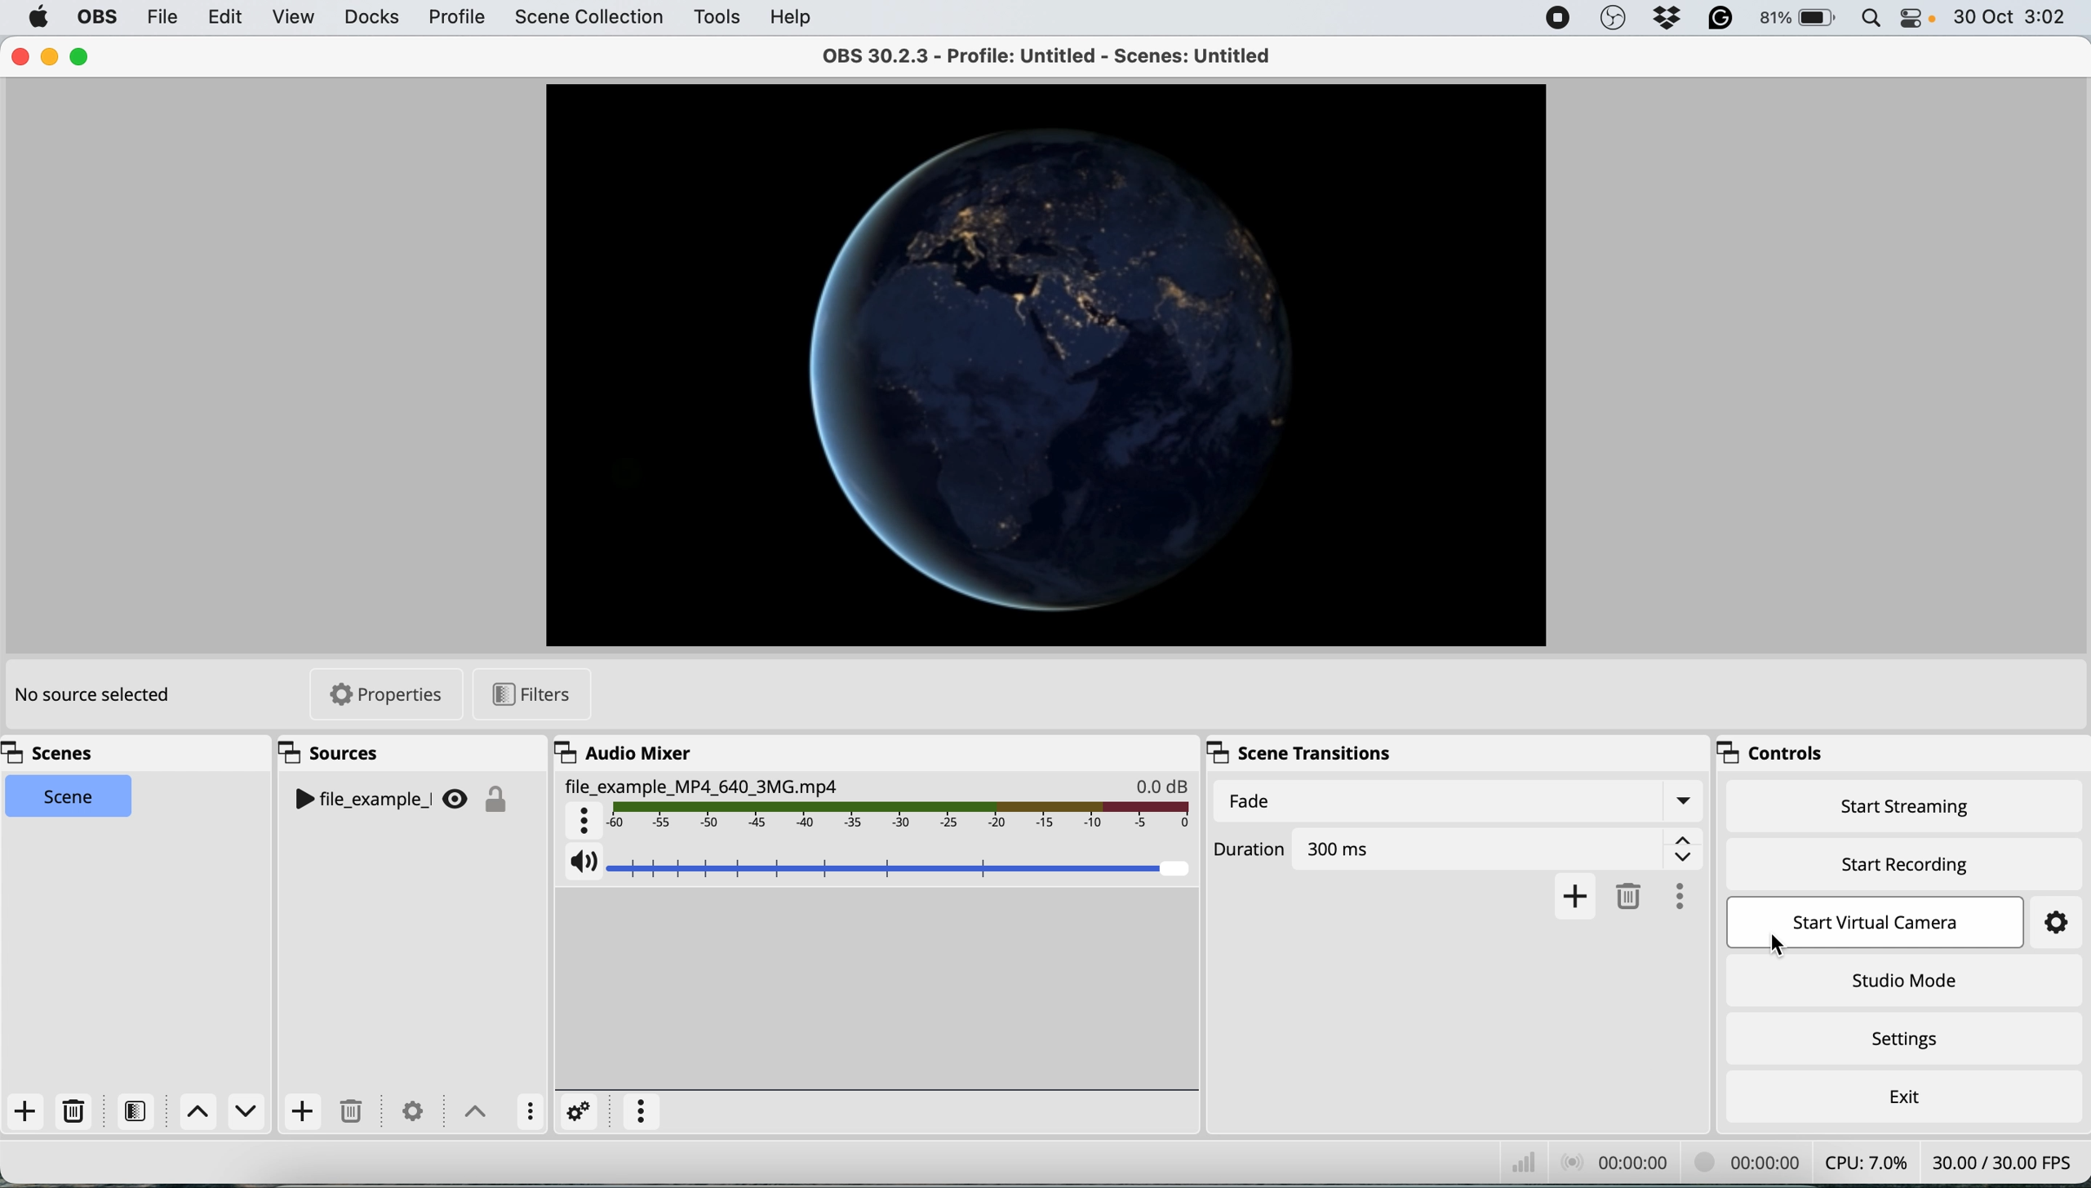 This screenshot has width=2091, height=1188. I want to click on properties, so click(381, 694).